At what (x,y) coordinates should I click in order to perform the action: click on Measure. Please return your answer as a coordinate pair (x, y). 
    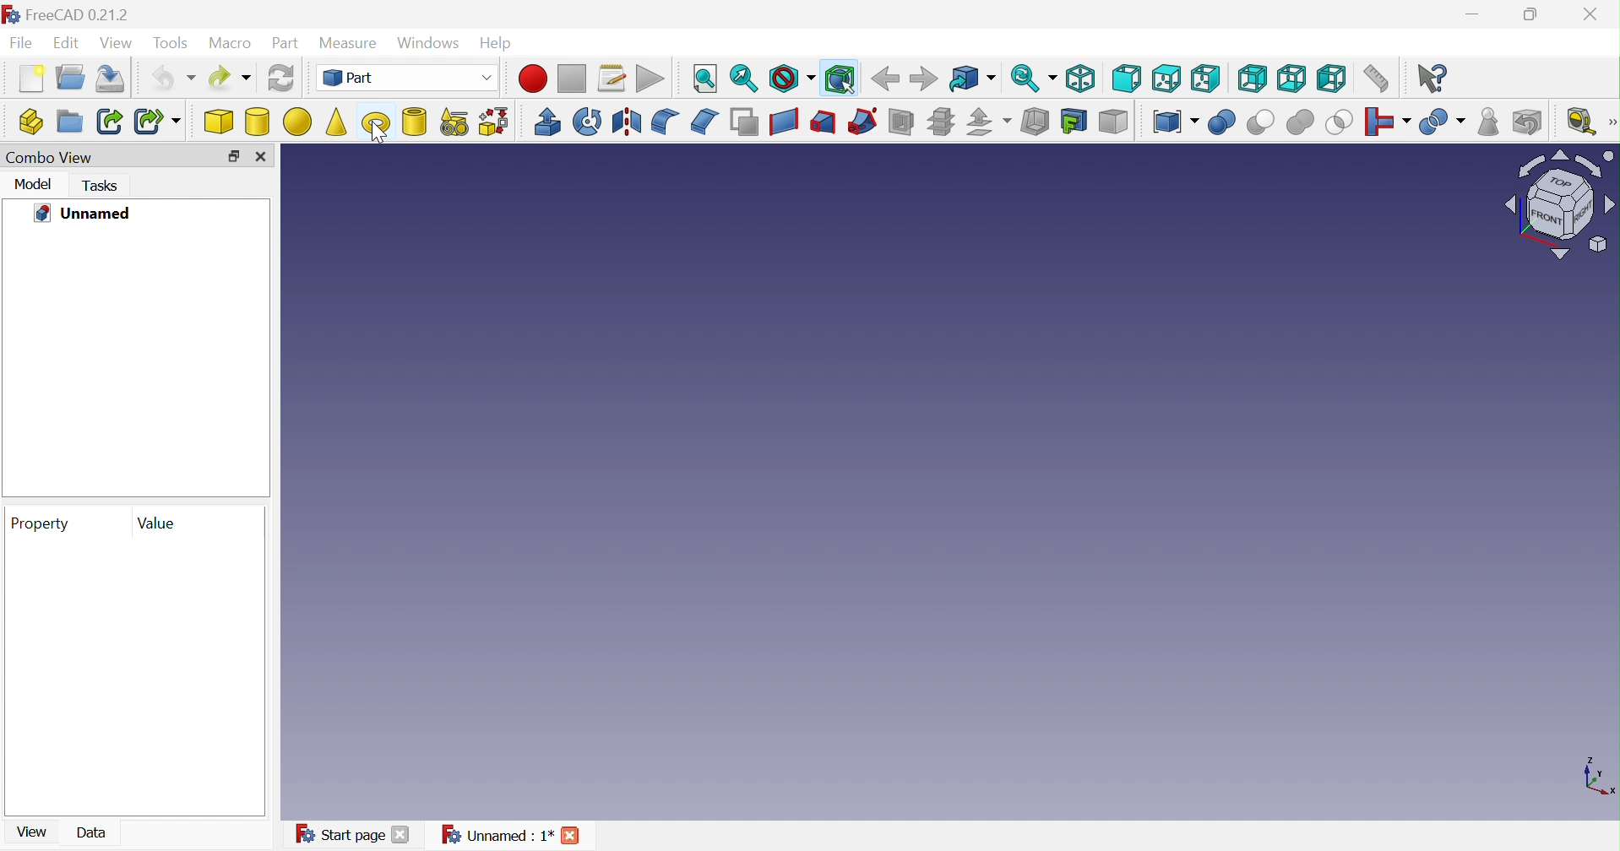
    Looking at the image, I should click on (350, 45).